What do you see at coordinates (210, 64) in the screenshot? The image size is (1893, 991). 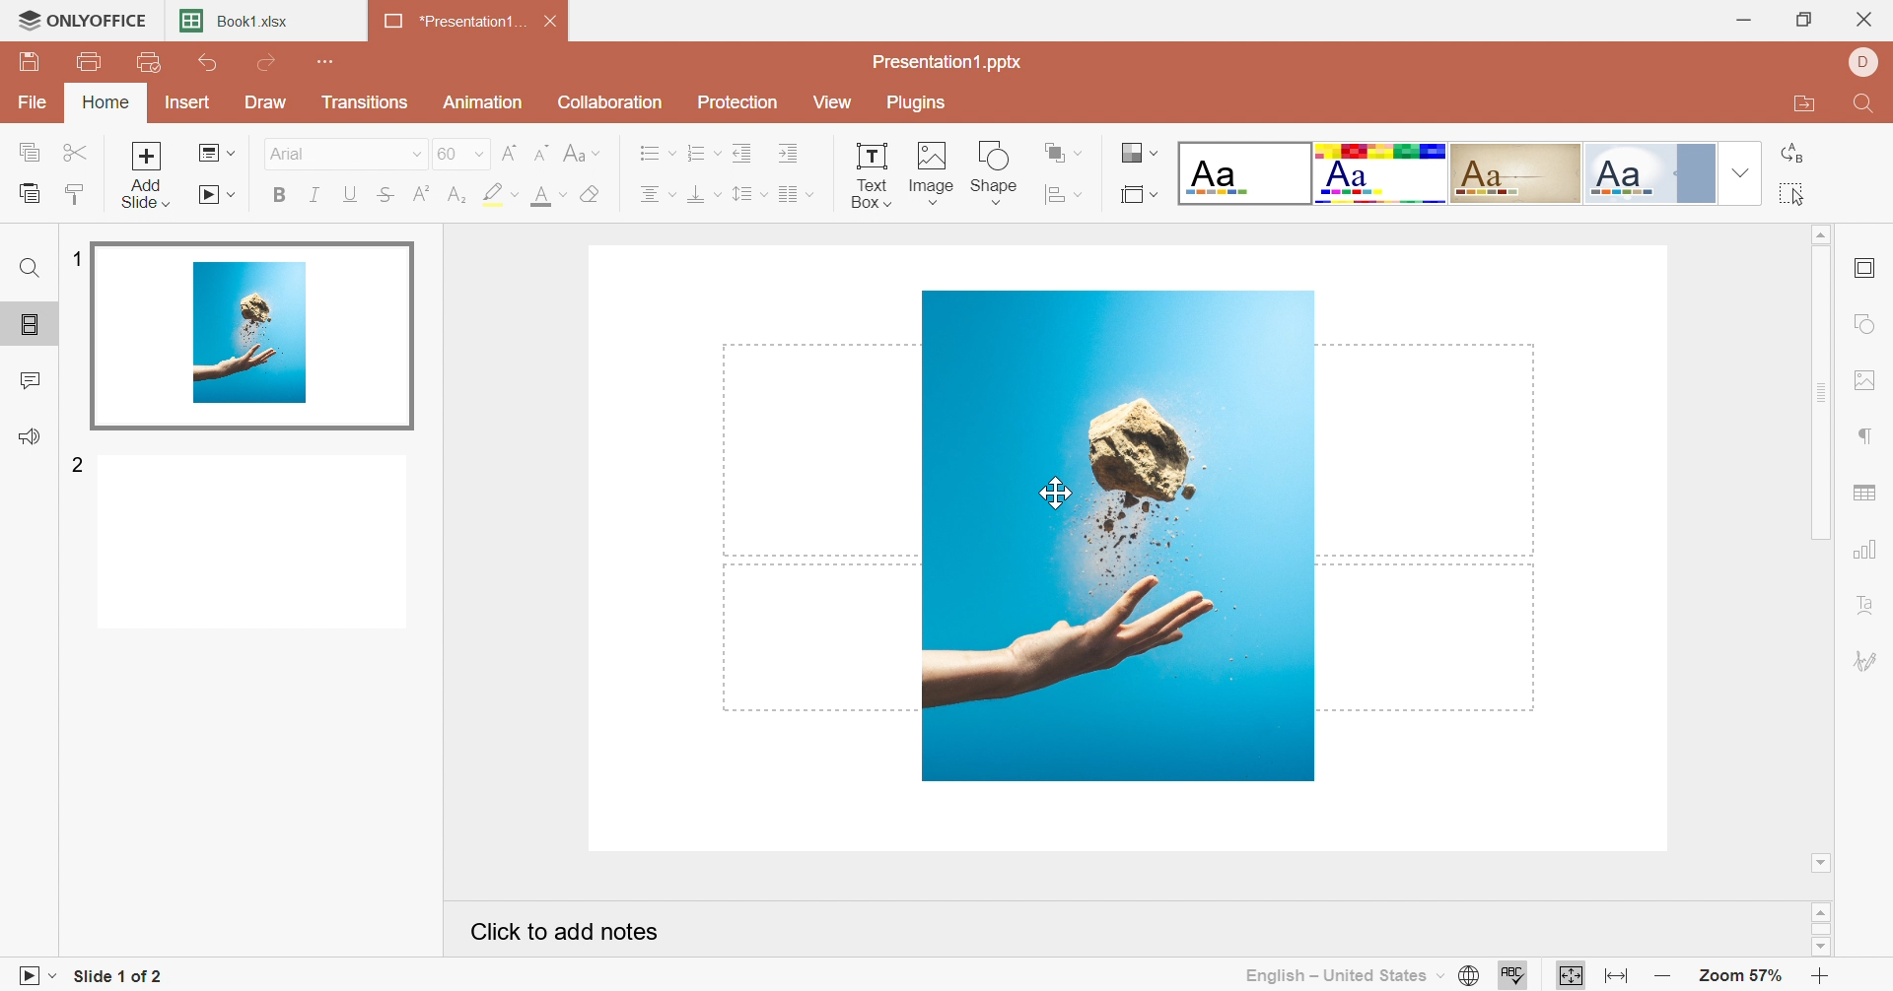 I see `Undo` at bounding box center [210, 64].